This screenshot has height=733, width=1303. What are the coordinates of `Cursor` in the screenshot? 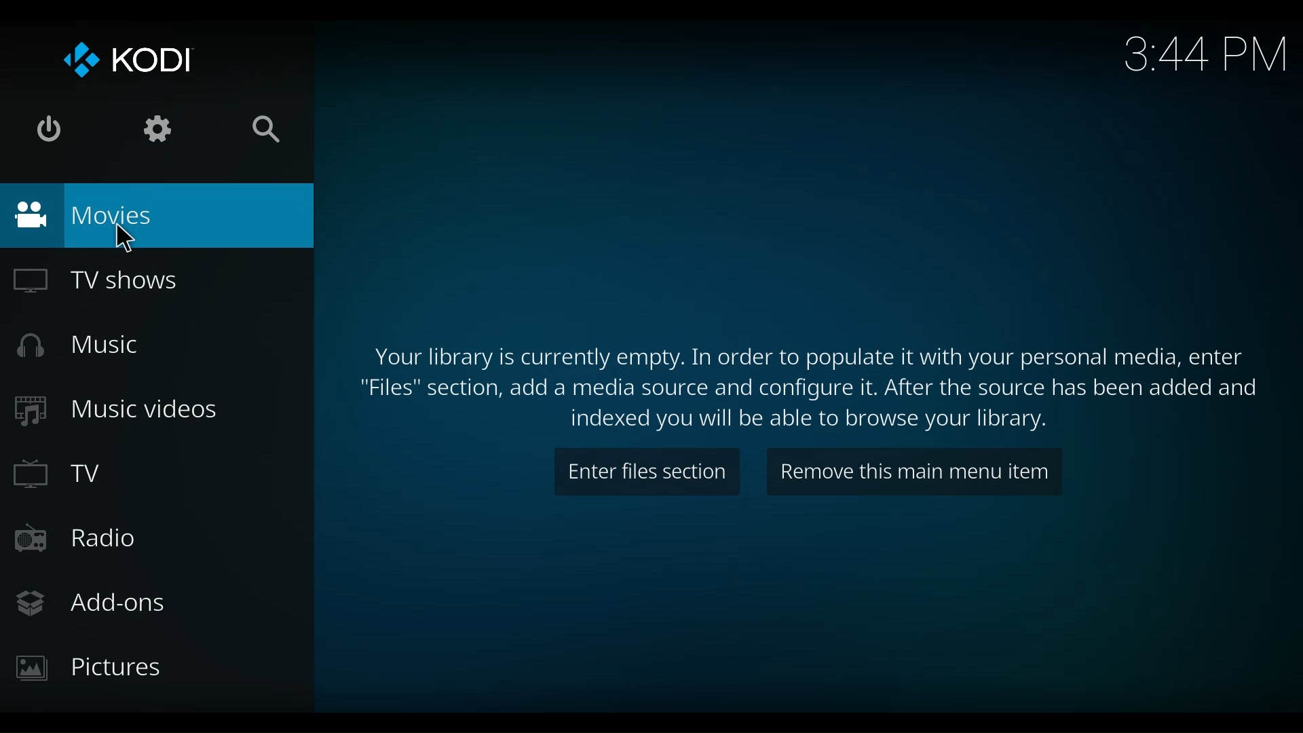 It's located at (129, 238).